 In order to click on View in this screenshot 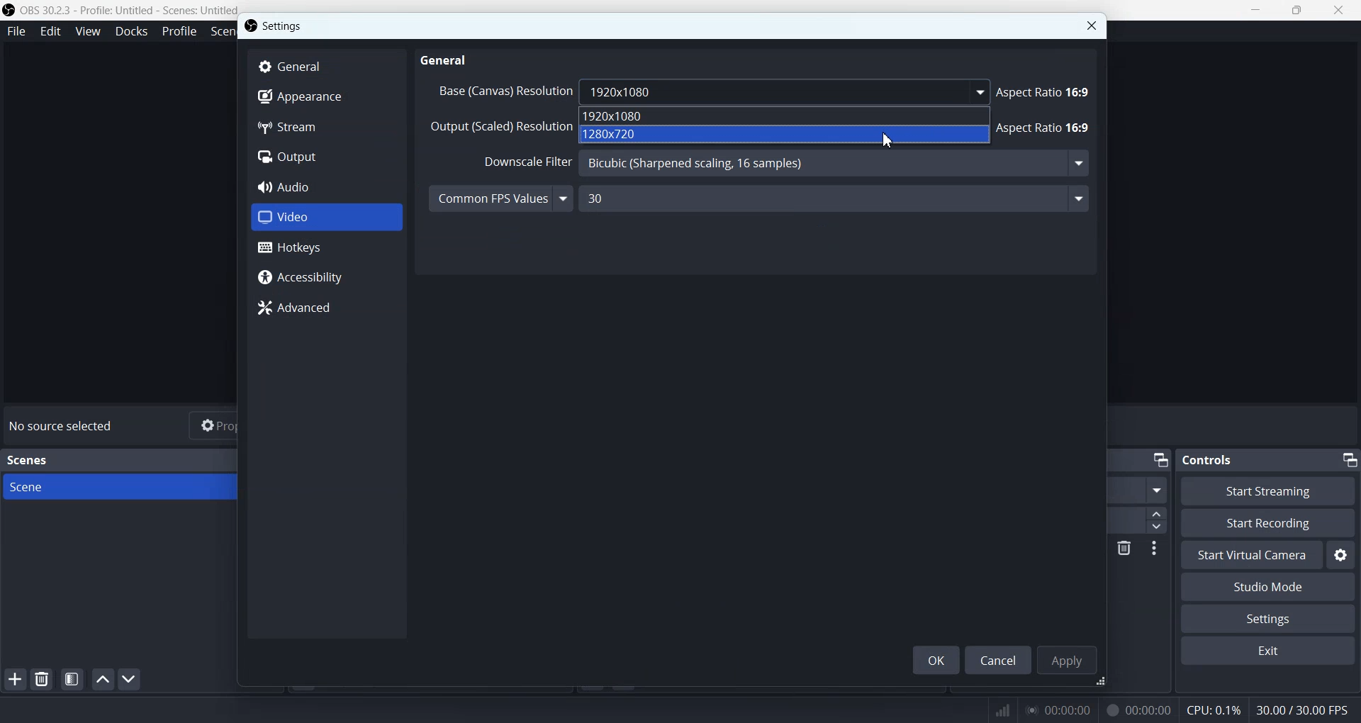, I will do `click(87, 31)`.